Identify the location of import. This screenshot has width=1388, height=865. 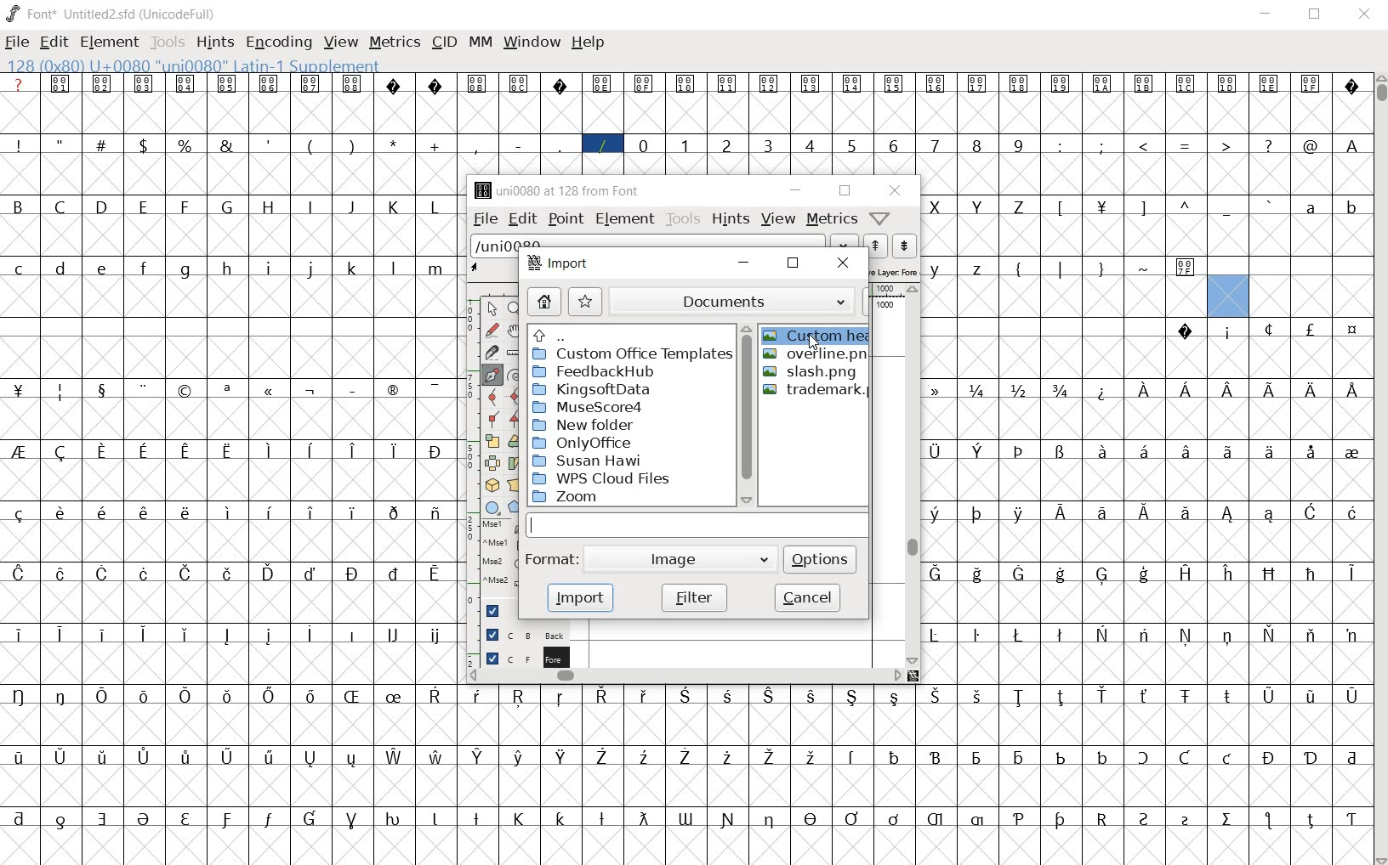
(557, 263).